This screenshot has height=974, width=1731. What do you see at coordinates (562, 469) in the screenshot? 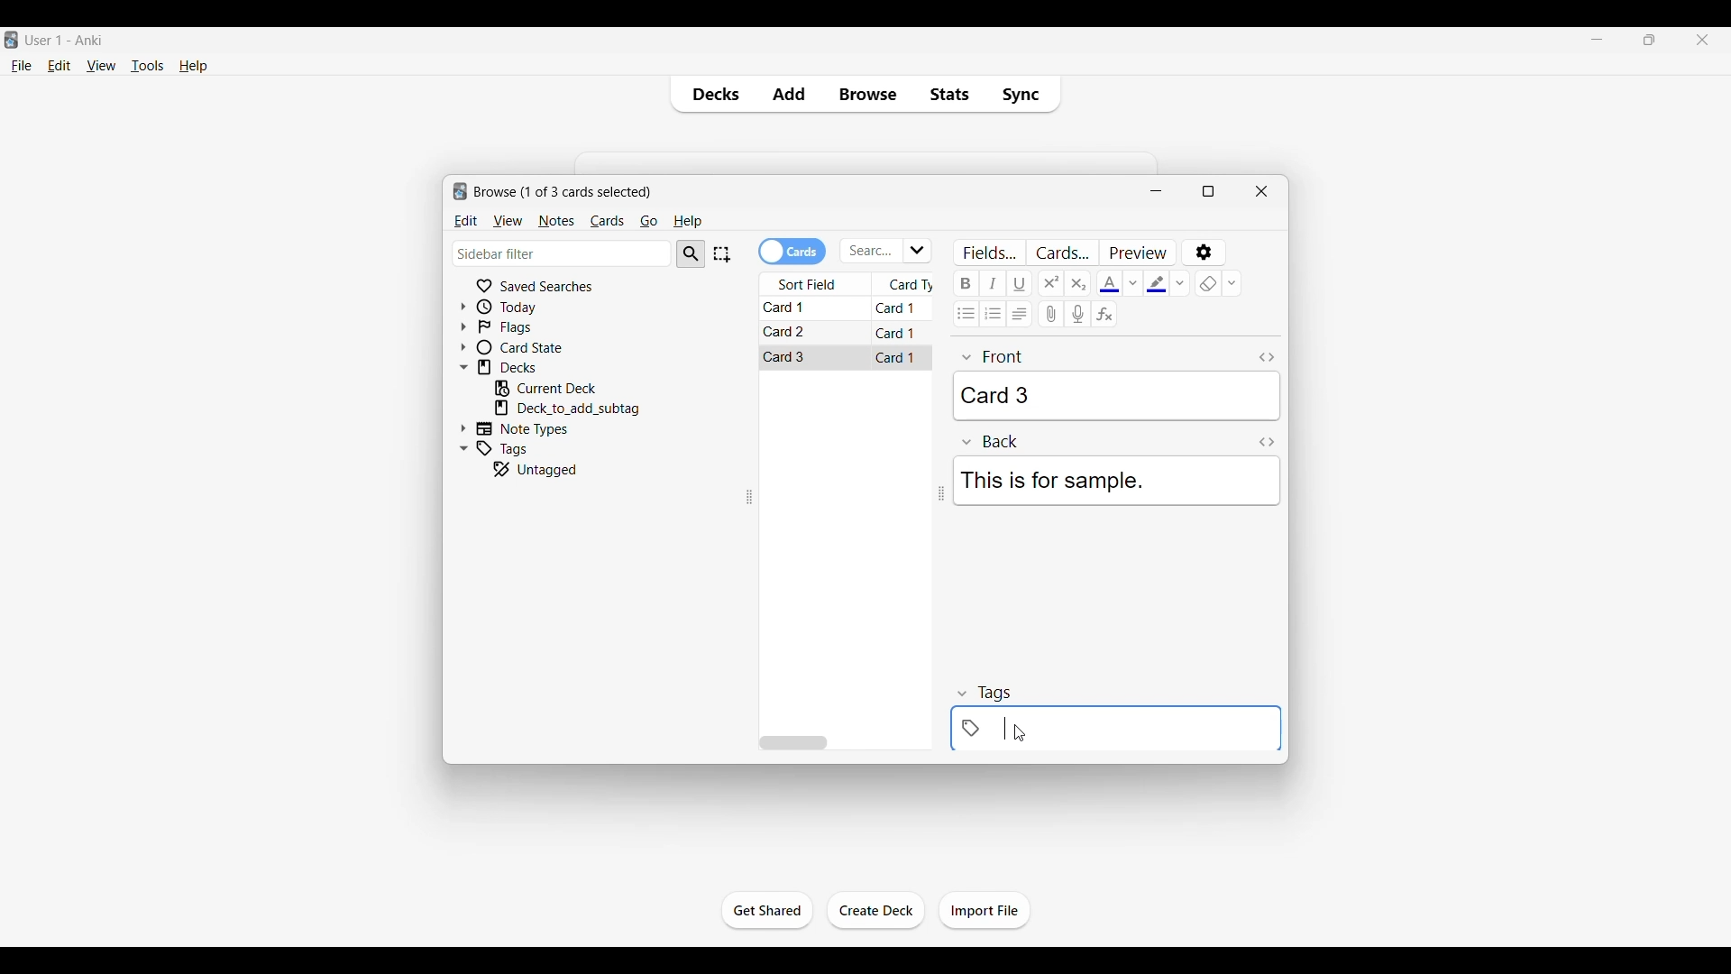
I see `Click to go to untagged` at bounding box center [562, 469].